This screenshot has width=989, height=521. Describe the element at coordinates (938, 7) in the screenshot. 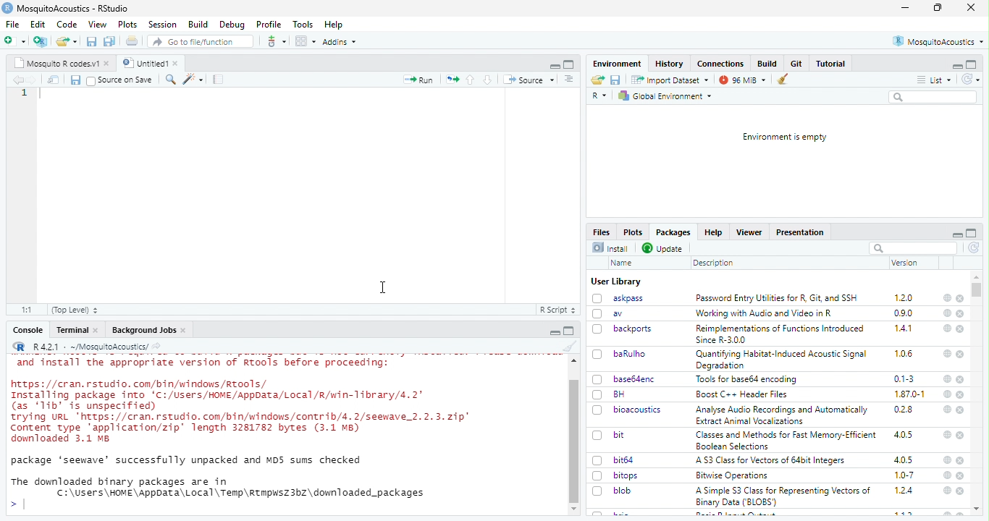

I see `maximise` at that location.